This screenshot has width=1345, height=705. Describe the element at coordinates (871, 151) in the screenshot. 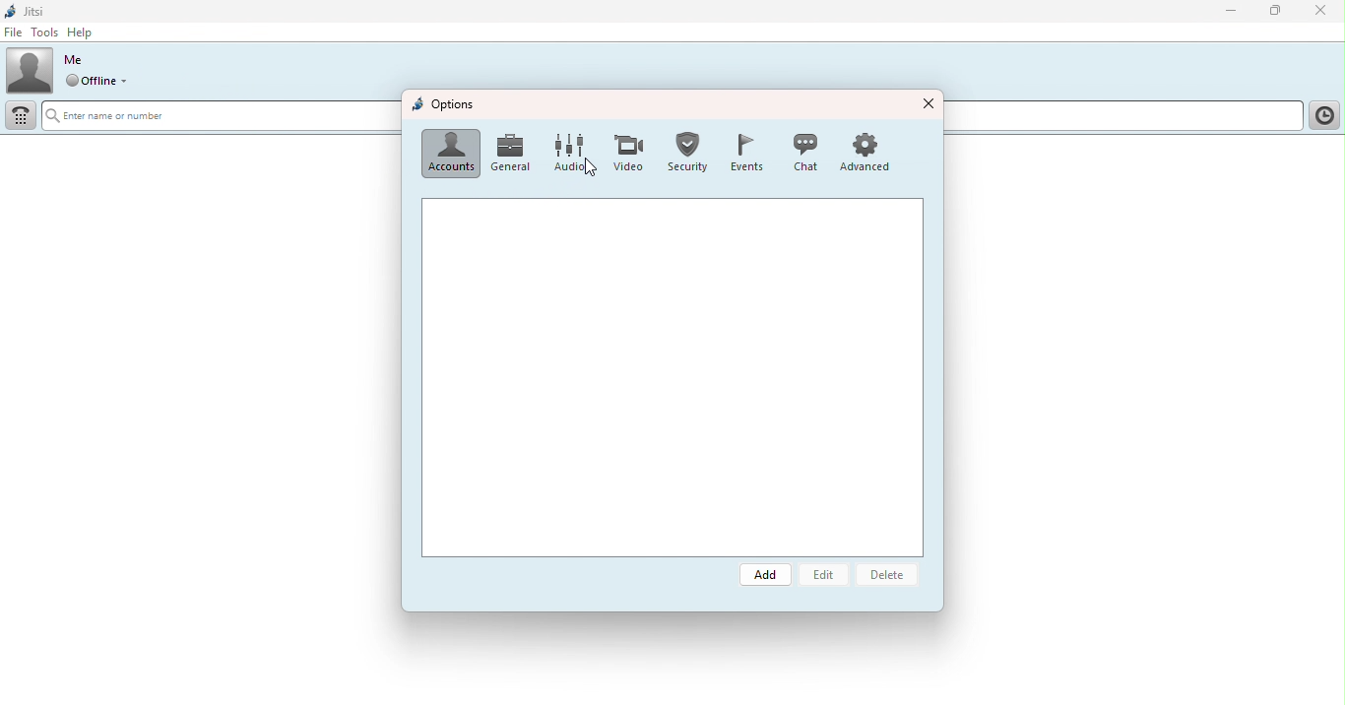

I see `Advanced` at that location.